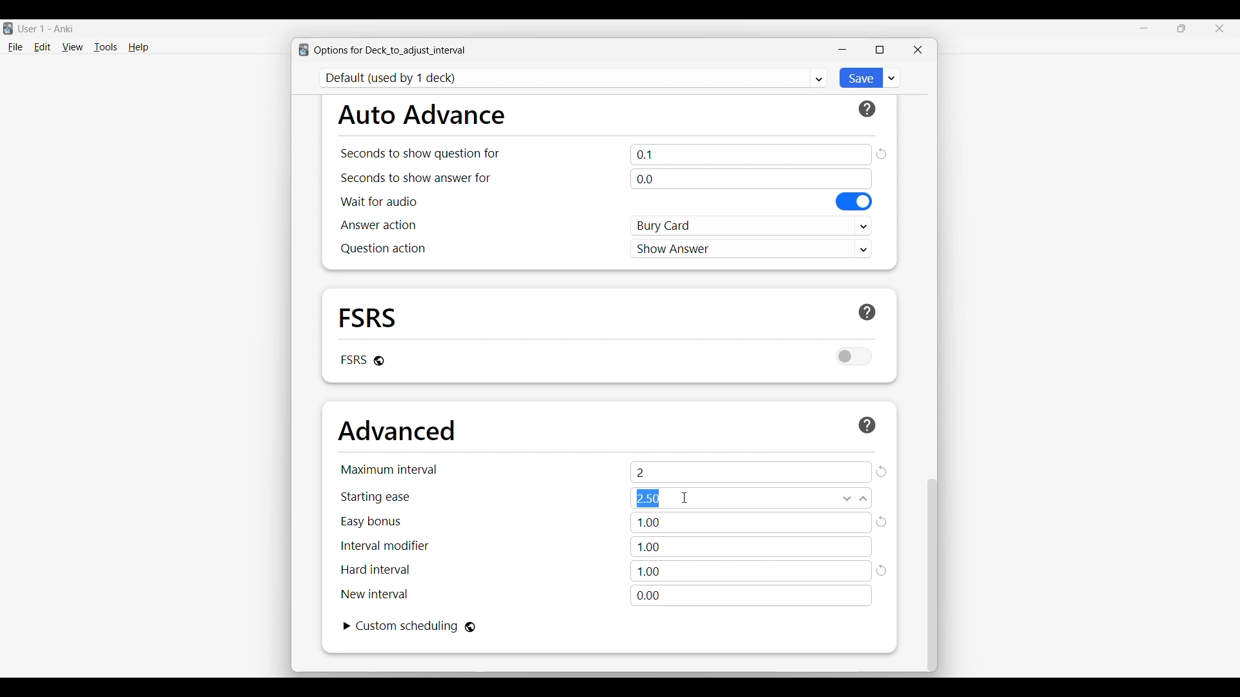 The image size is (1240, 697). Describe the element at coordinates (860, 78) in the screenshot. I see `Click to save` at that location.